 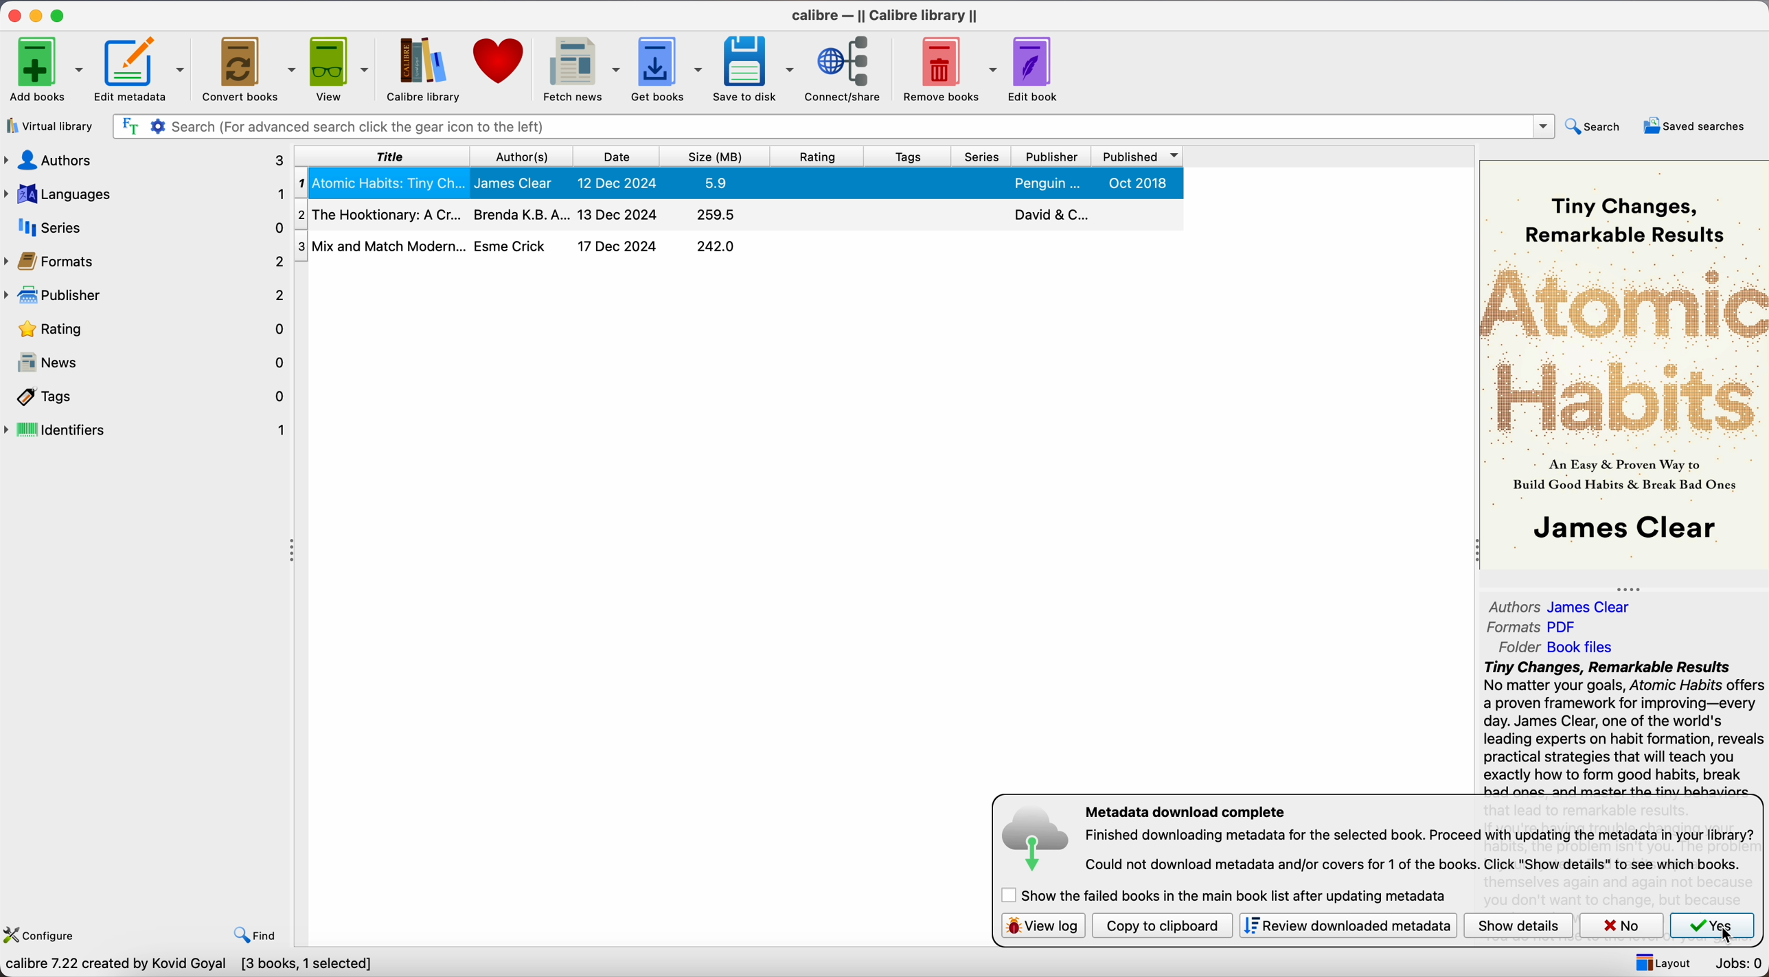 I want to click on Could not download metadata and/or covers for 1 of the books. Click 'Show details' to see which books., so click(x=1415, y=865).